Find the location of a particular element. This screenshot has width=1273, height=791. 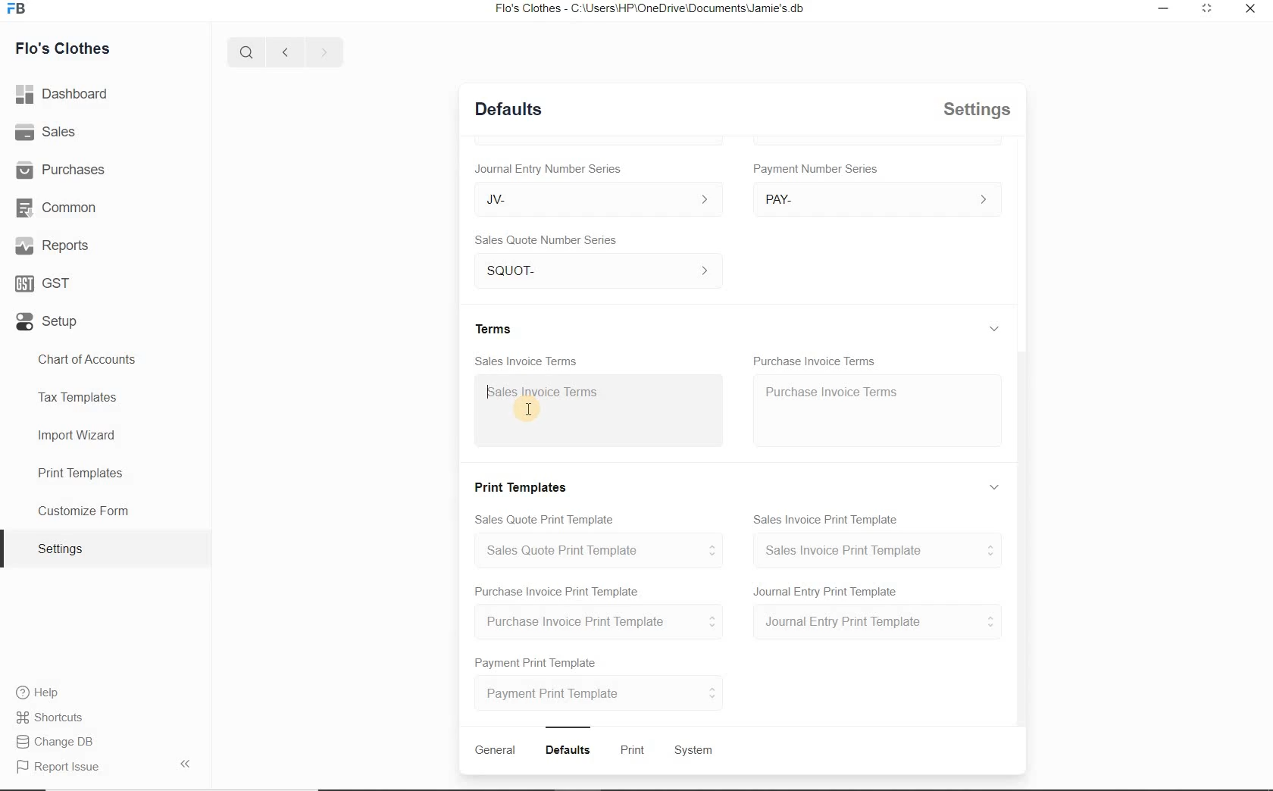

General is located at coordinates (495, 750).